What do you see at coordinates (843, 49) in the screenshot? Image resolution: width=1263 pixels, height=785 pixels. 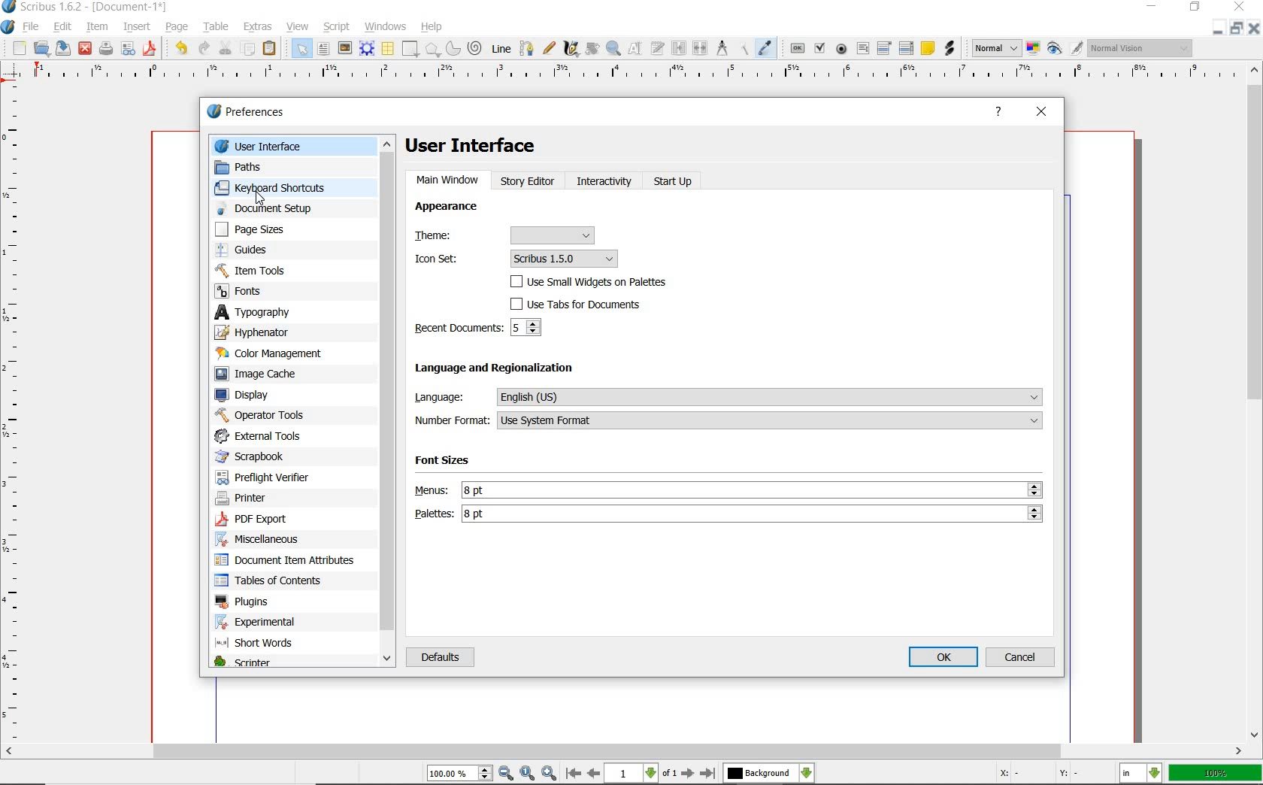 I see `pdf radio button` at bounding box center [843, 49].